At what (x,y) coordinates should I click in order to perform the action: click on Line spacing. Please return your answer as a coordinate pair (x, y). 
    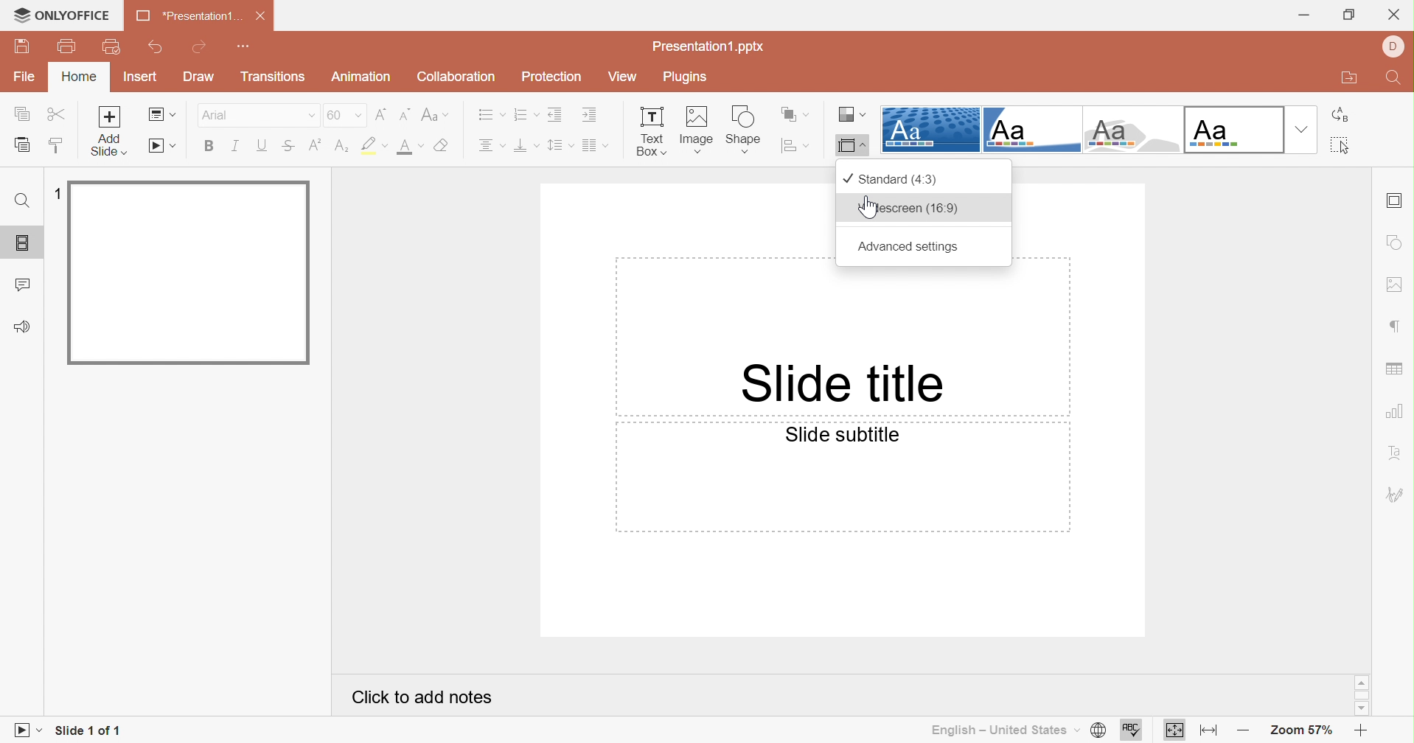
    Looking at the image, I should click on (557, 146).